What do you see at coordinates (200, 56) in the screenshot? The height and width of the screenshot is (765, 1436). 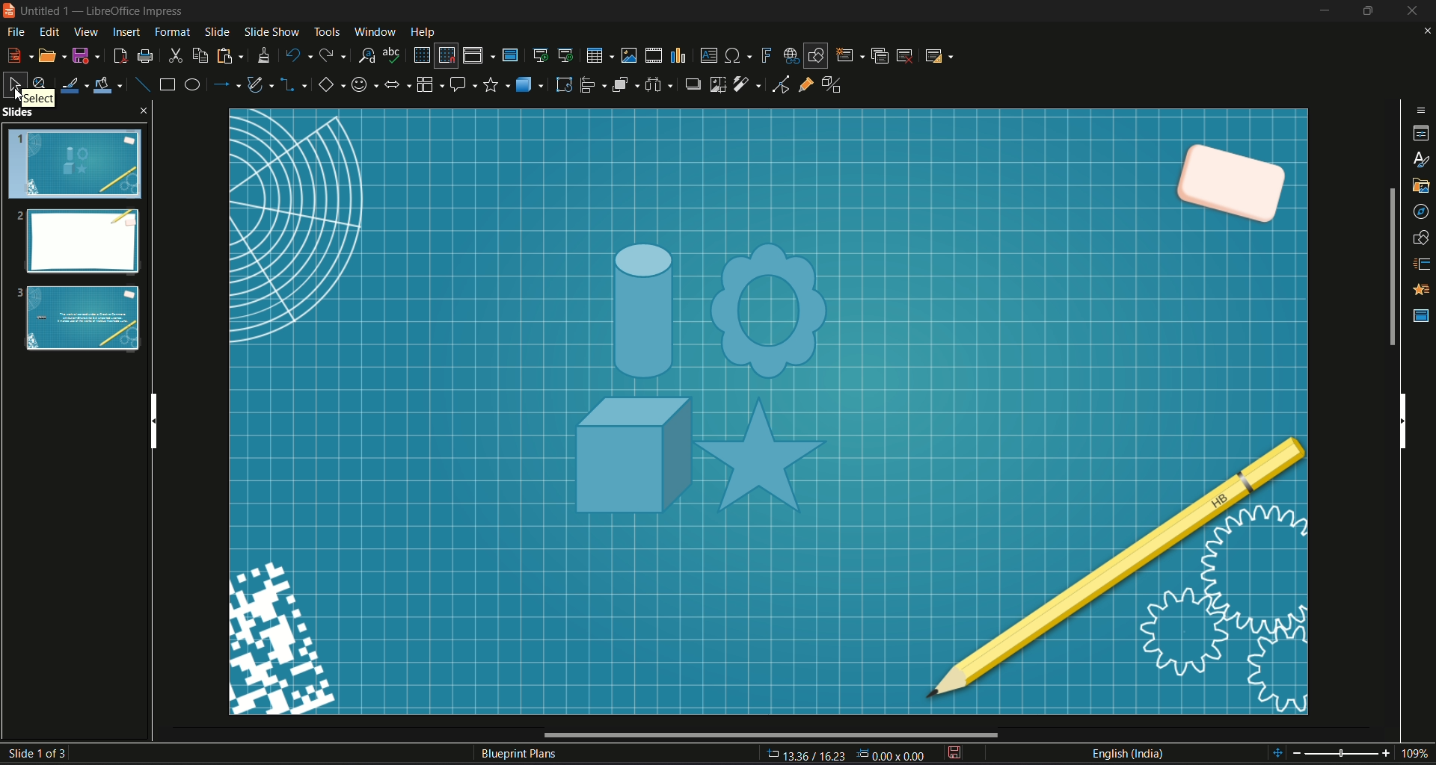 I see `copy ` at bounding box center [200, 56].